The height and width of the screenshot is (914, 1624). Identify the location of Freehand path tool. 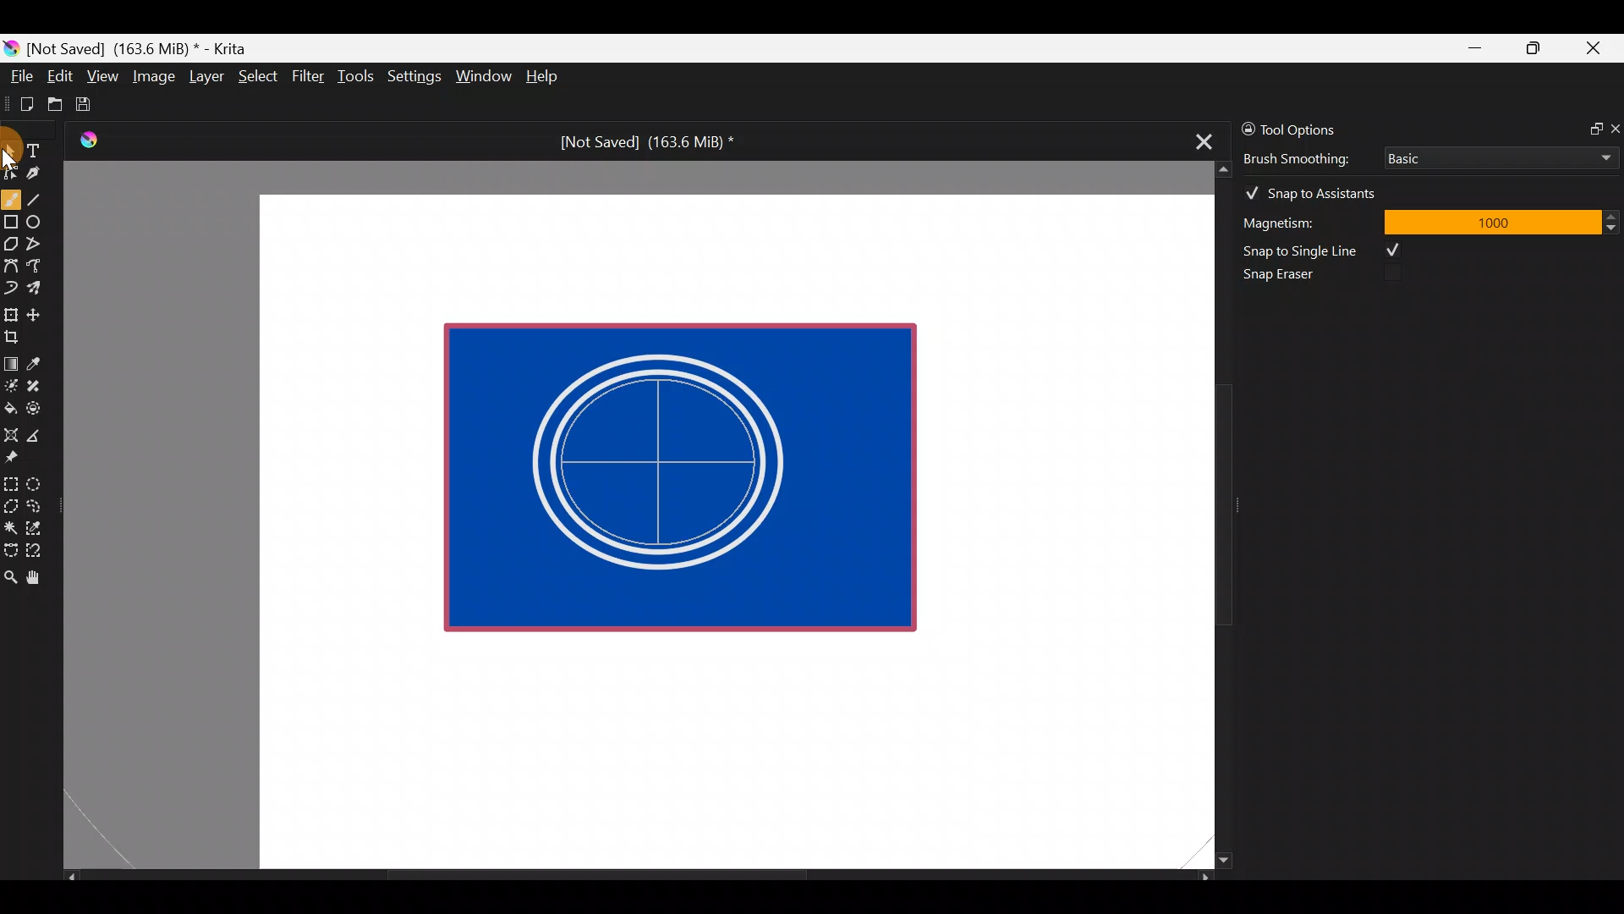
(42, 267).